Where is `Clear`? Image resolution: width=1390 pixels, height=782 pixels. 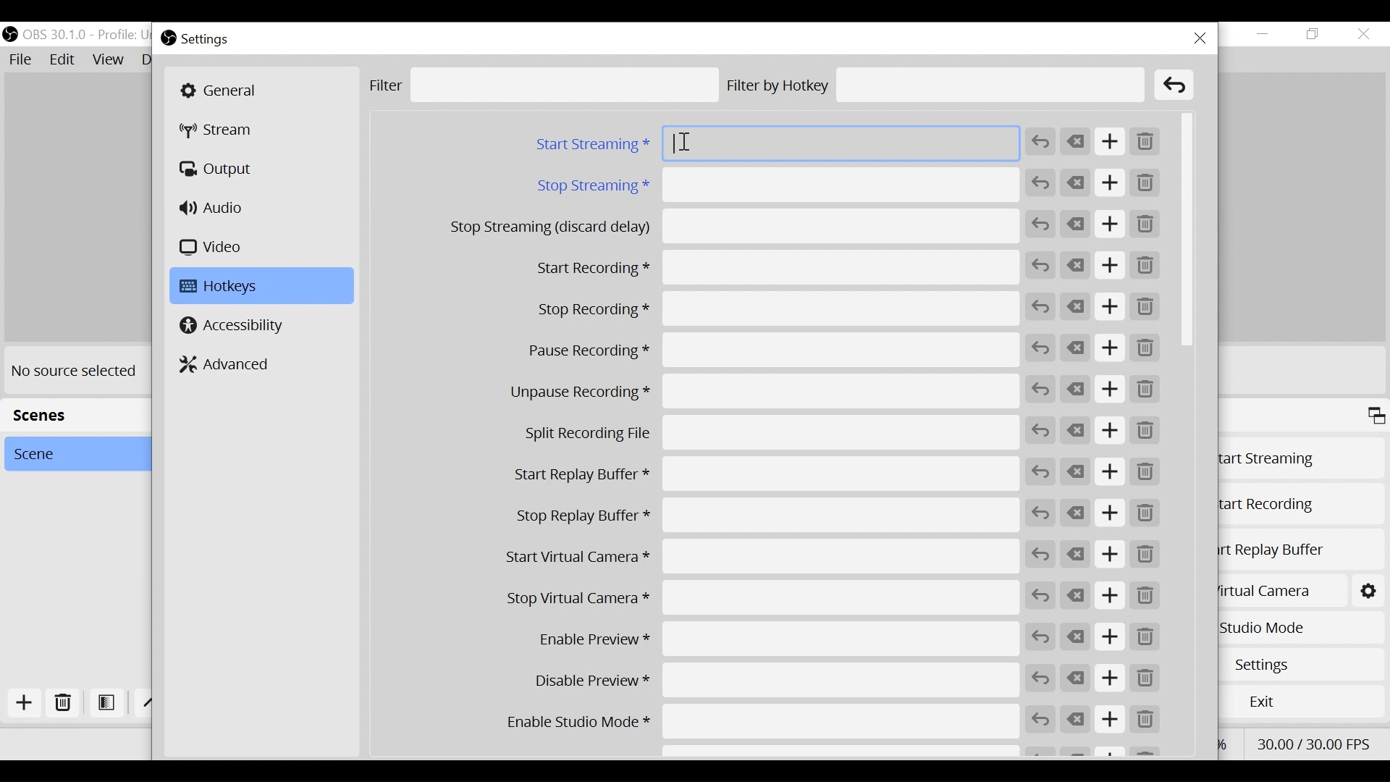 Clear is located at coordinates (1076, 142).